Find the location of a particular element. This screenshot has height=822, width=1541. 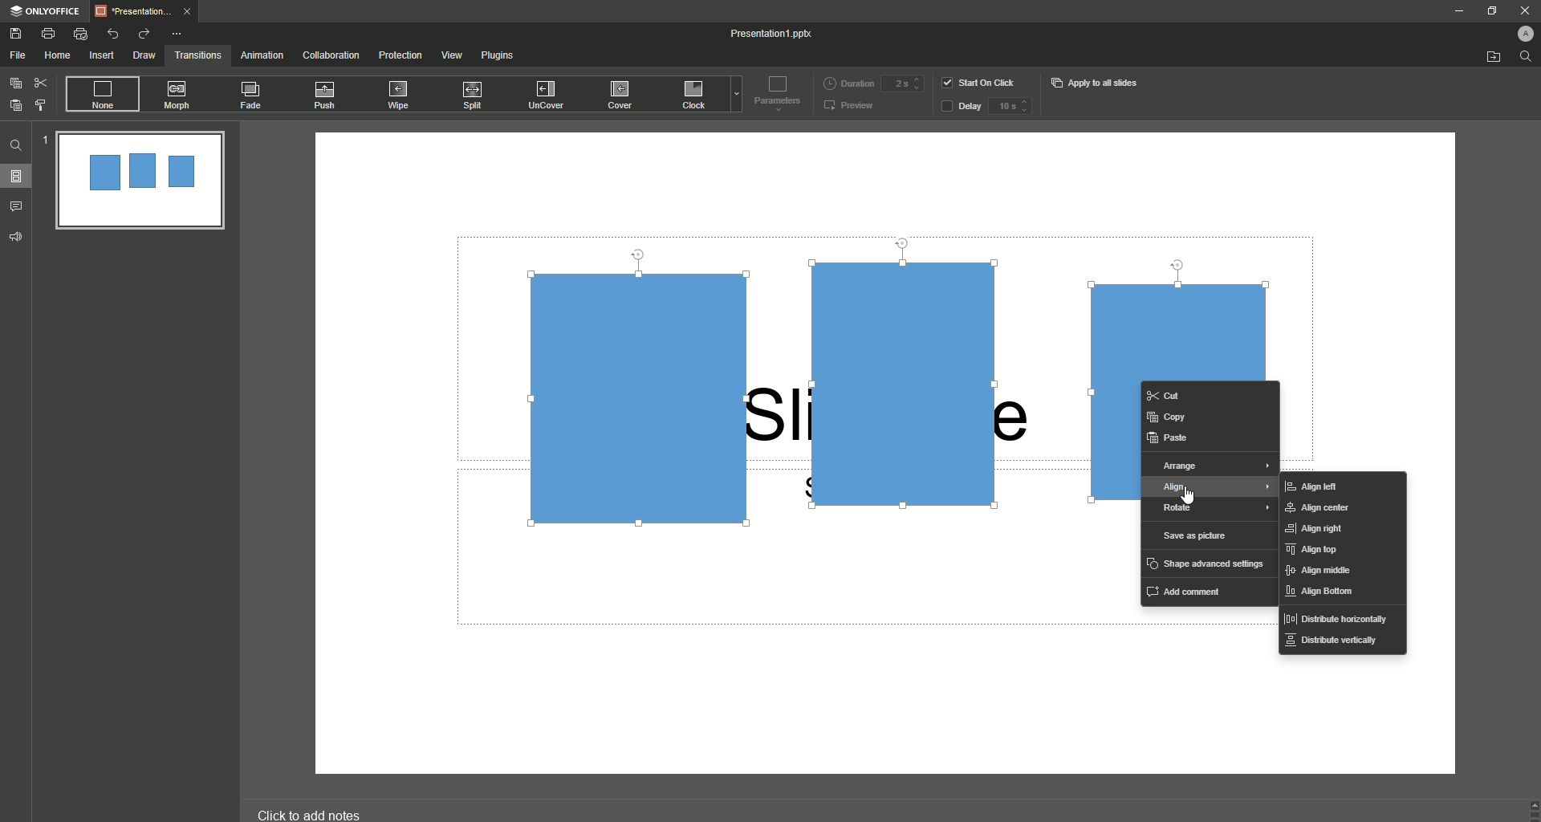

Arrange is located at coordinates (1212, 466).